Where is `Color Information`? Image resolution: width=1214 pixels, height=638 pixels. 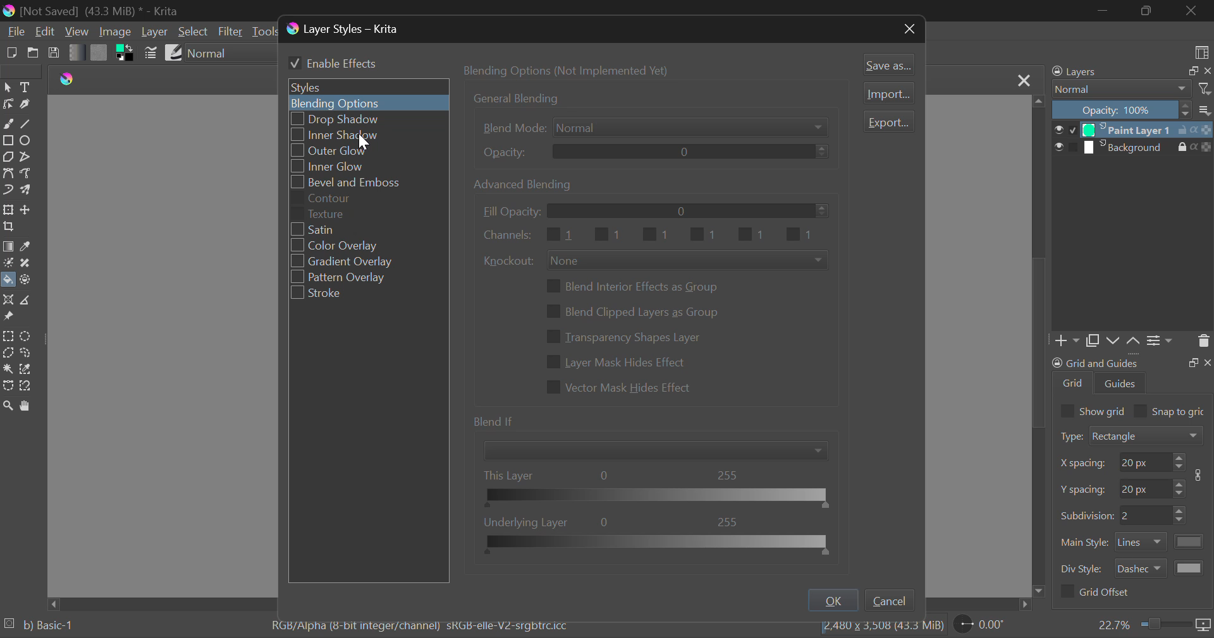
Color Information is located at coordinates (415, 630).